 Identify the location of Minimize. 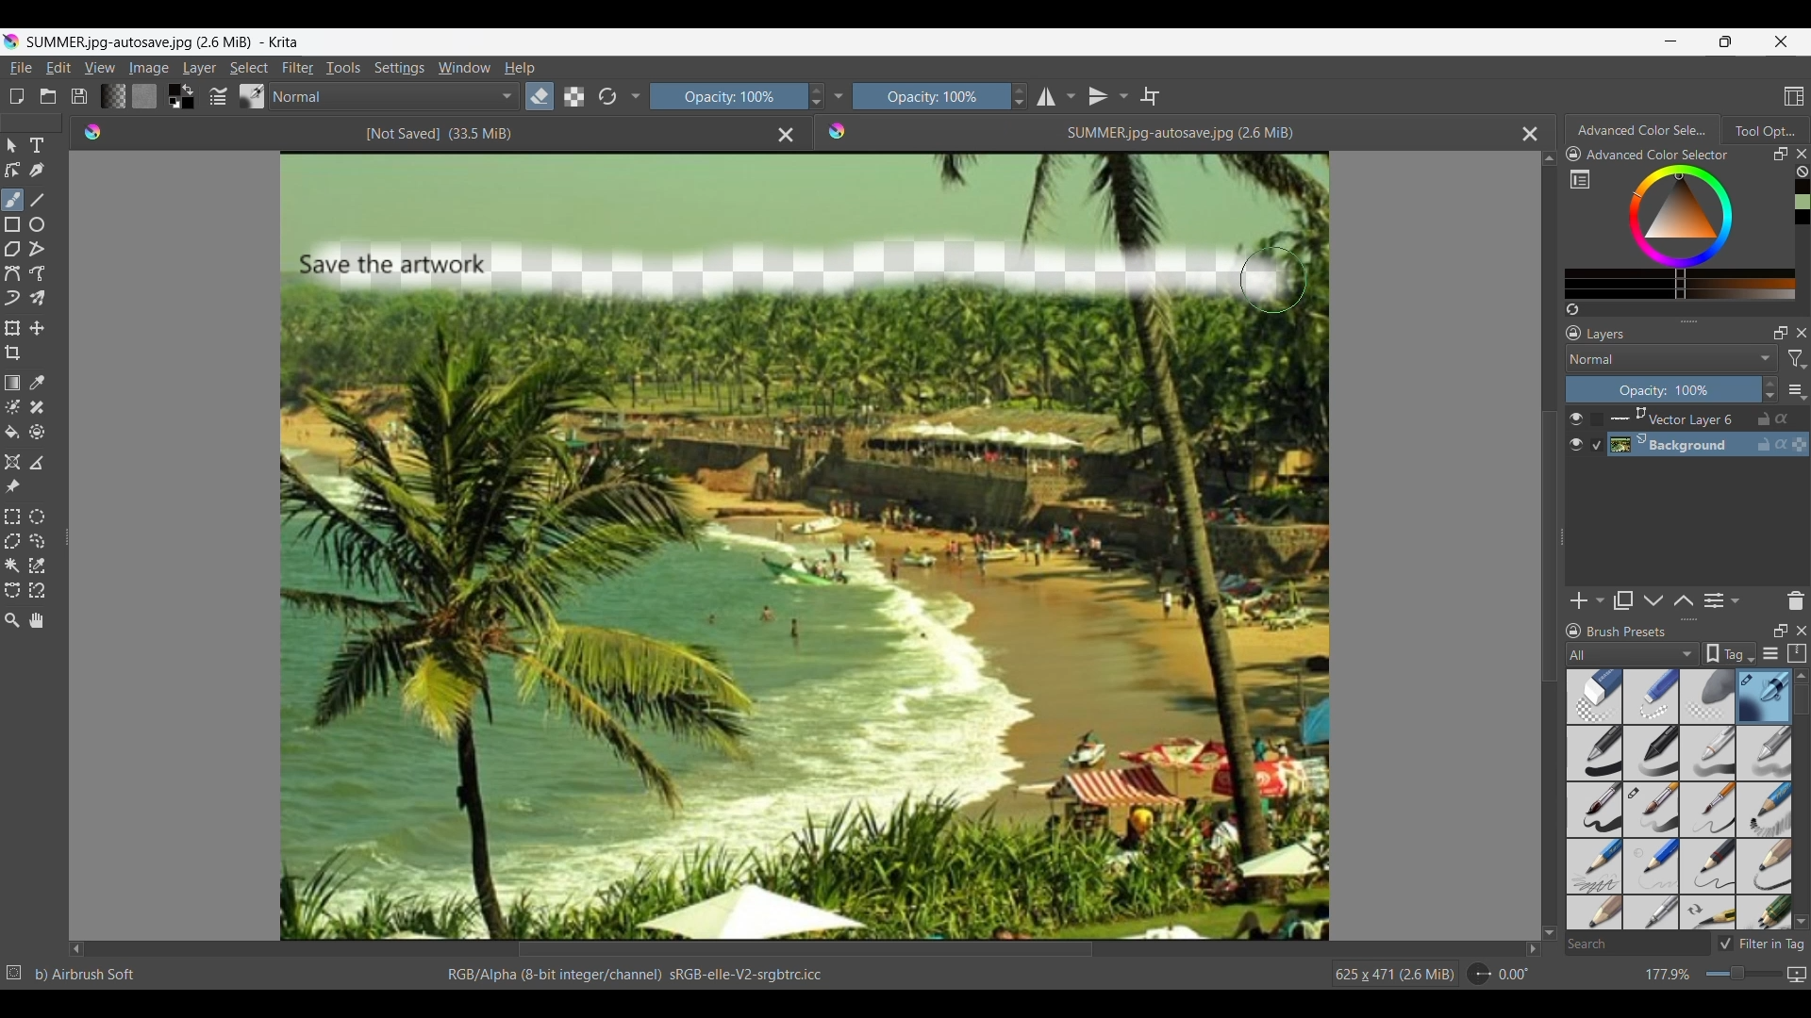
(1671, 41).